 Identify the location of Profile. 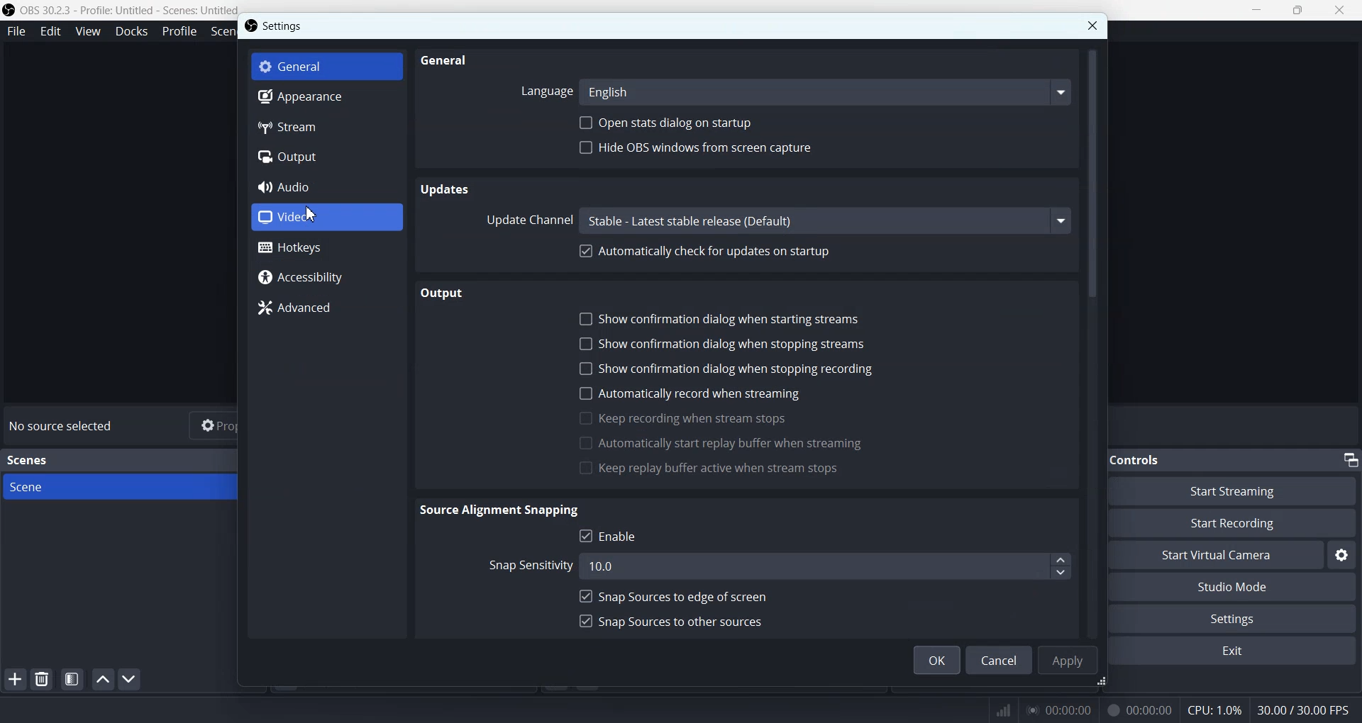
(179, 31).